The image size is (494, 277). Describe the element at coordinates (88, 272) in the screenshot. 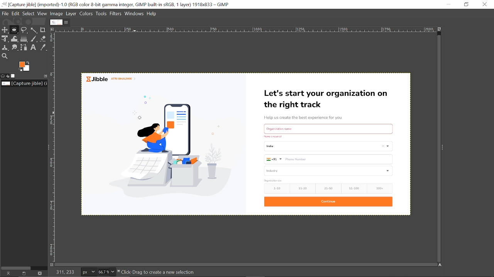

I see `Pixels` at that location.